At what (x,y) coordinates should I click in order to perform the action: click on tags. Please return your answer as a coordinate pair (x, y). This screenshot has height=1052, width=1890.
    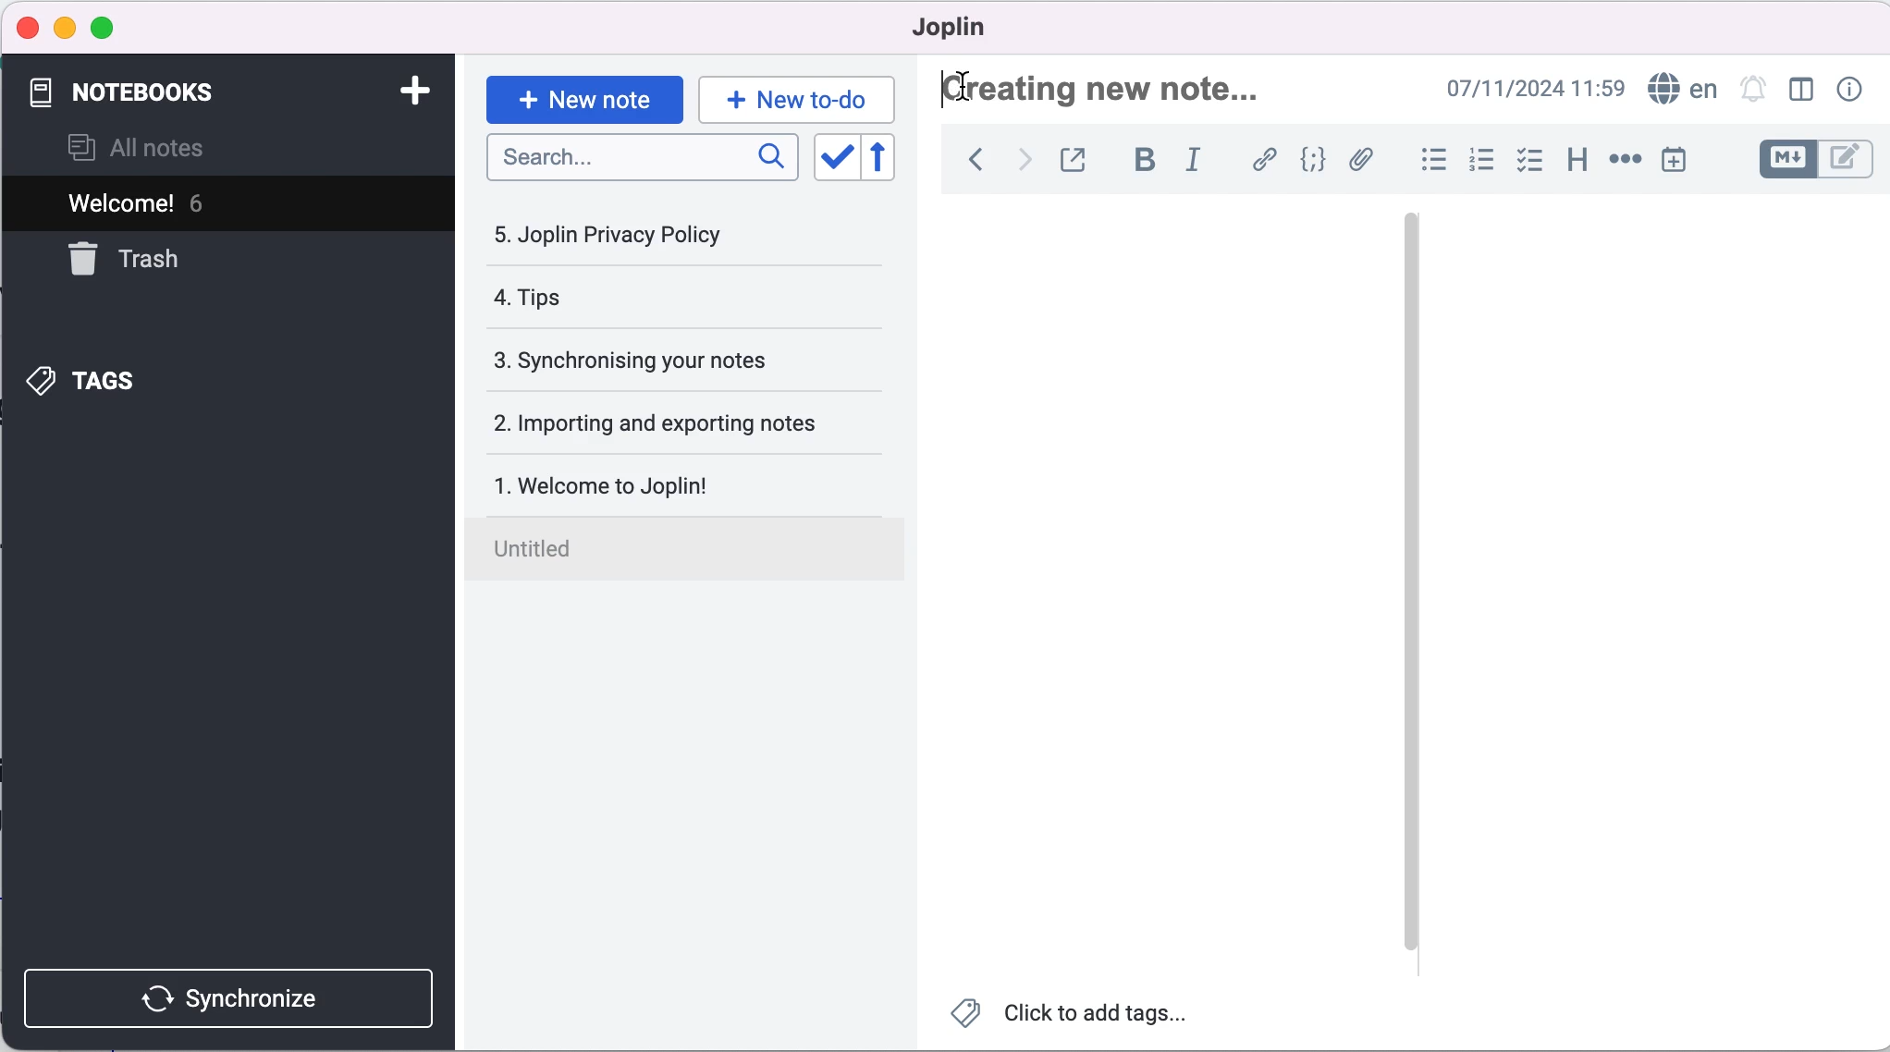
    Looking at the image, I should click on (101, 379).